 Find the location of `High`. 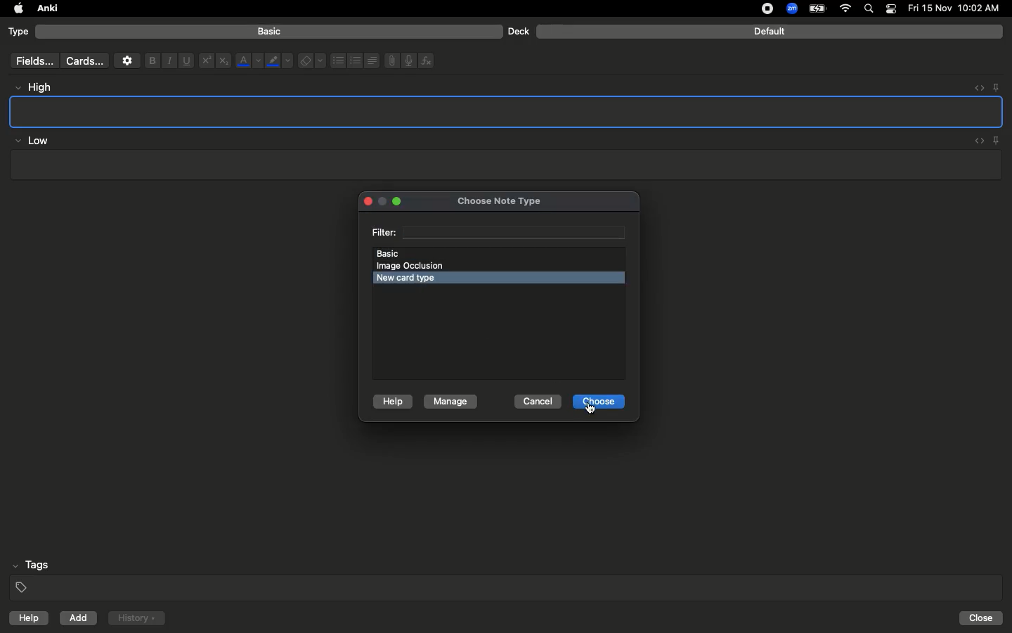

High is located at coordinates (39, 87).